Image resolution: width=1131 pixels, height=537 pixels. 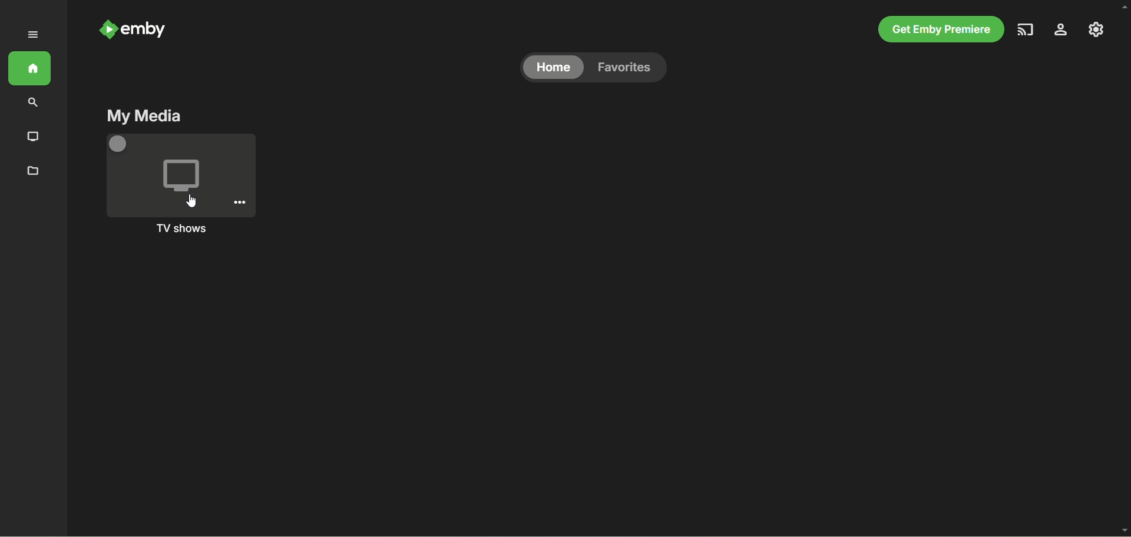 I want to click on home, so click(x=30, y=68).